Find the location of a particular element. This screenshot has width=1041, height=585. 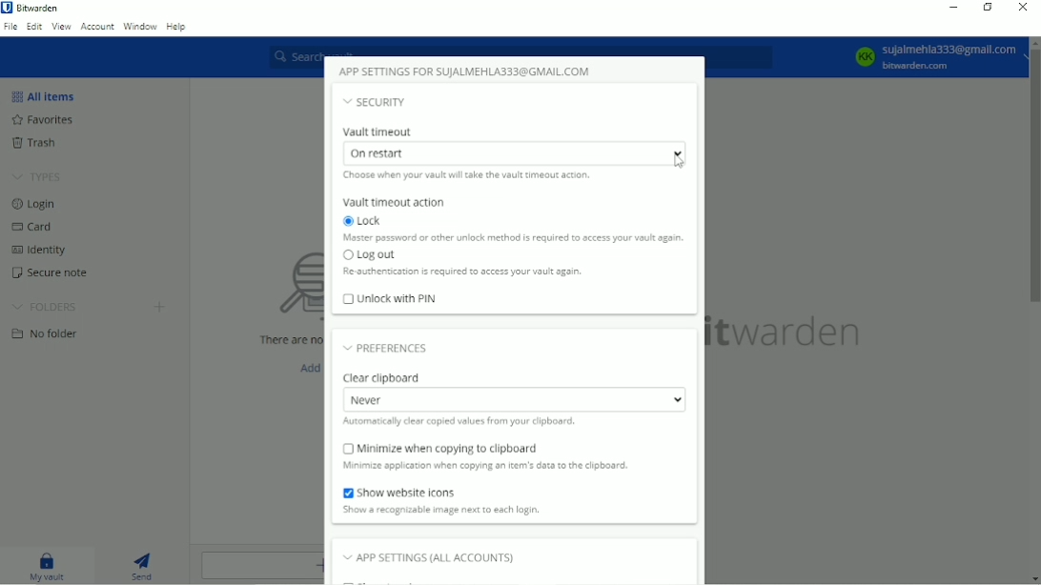

There are no items to list is located at coordinates (282, 340).